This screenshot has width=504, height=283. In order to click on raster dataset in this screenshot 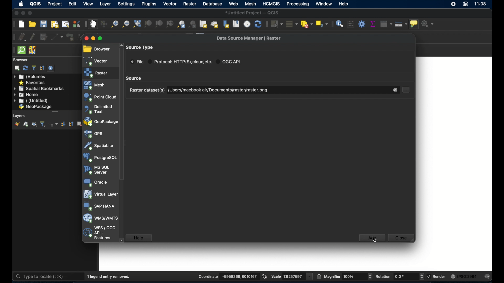, I will do `click(146, 90)`.